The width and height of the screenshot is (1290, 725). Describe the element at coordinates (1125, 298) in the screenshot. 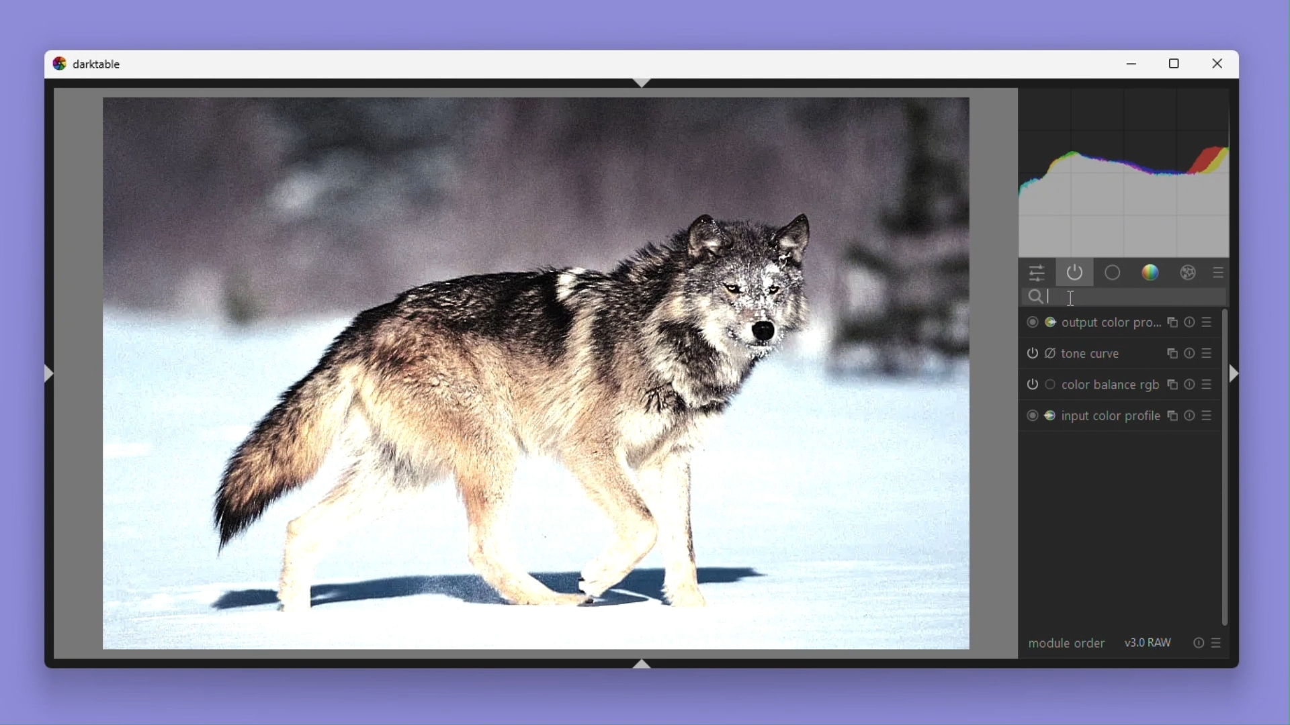

I see `Search bar` at that location.